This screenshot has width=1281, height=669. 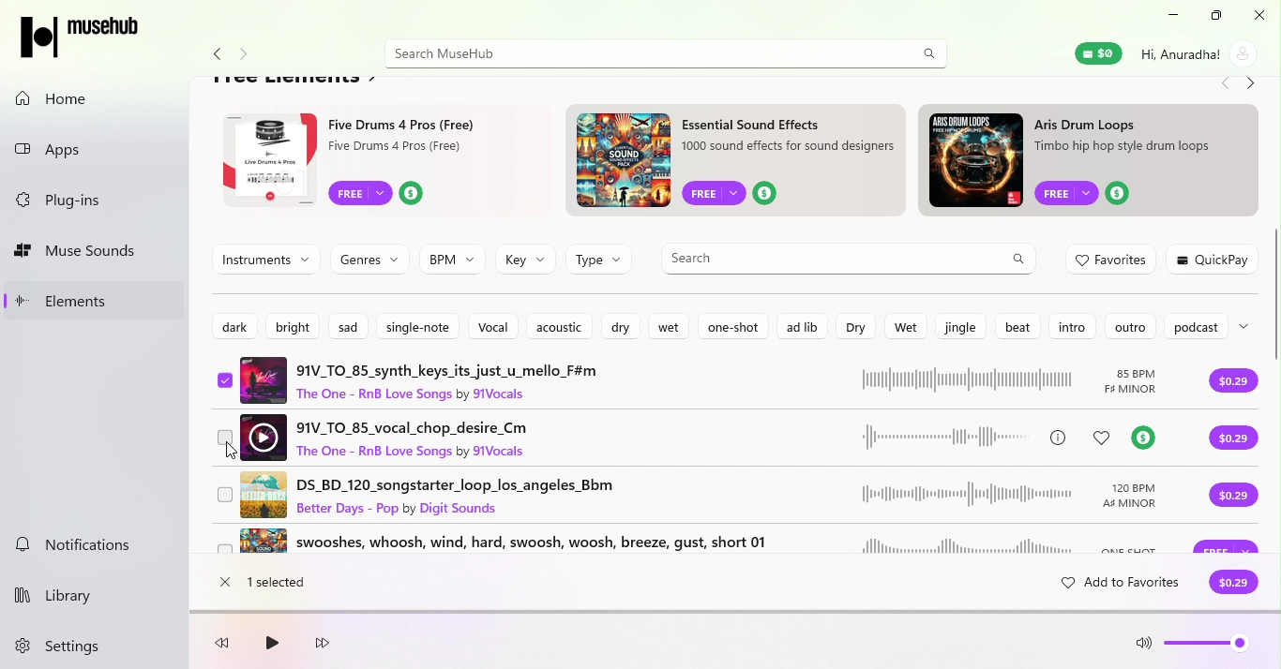 What do you see at coordinates (233, 324) in the screenshot?
I see `Dark` at bounding box center [233, 324].